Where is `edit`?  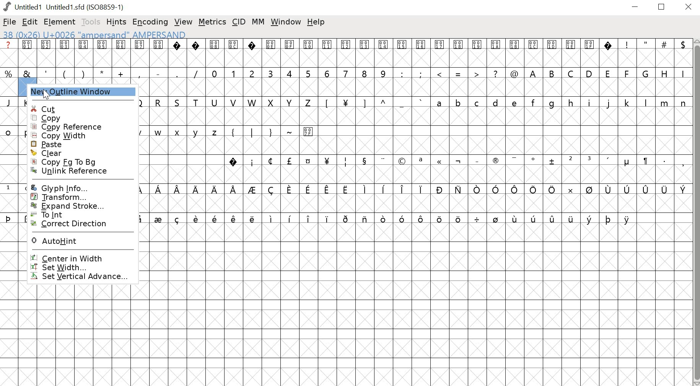 edit is located at coordinates (30, 23).